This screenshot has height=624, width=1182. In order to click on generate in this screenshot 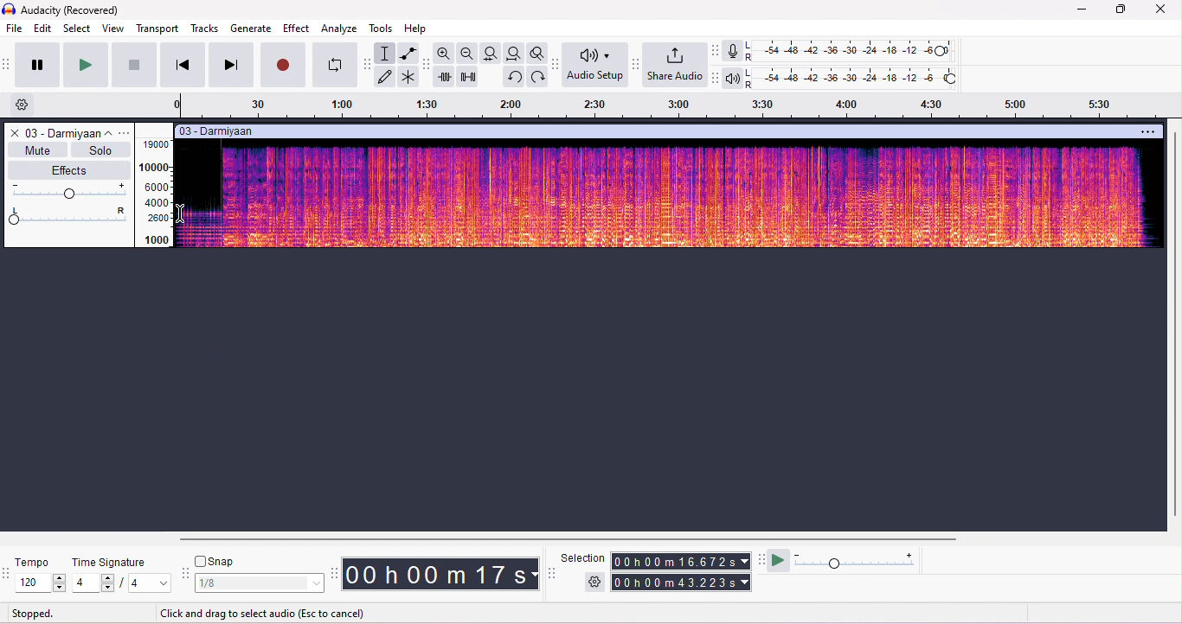, I will do `click(252, 29)`.